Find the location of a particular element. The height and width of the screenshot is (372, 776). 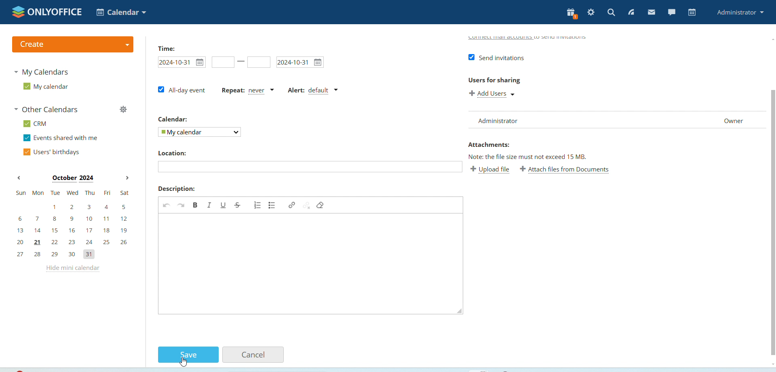

bold is located at coordinates (196, 205).